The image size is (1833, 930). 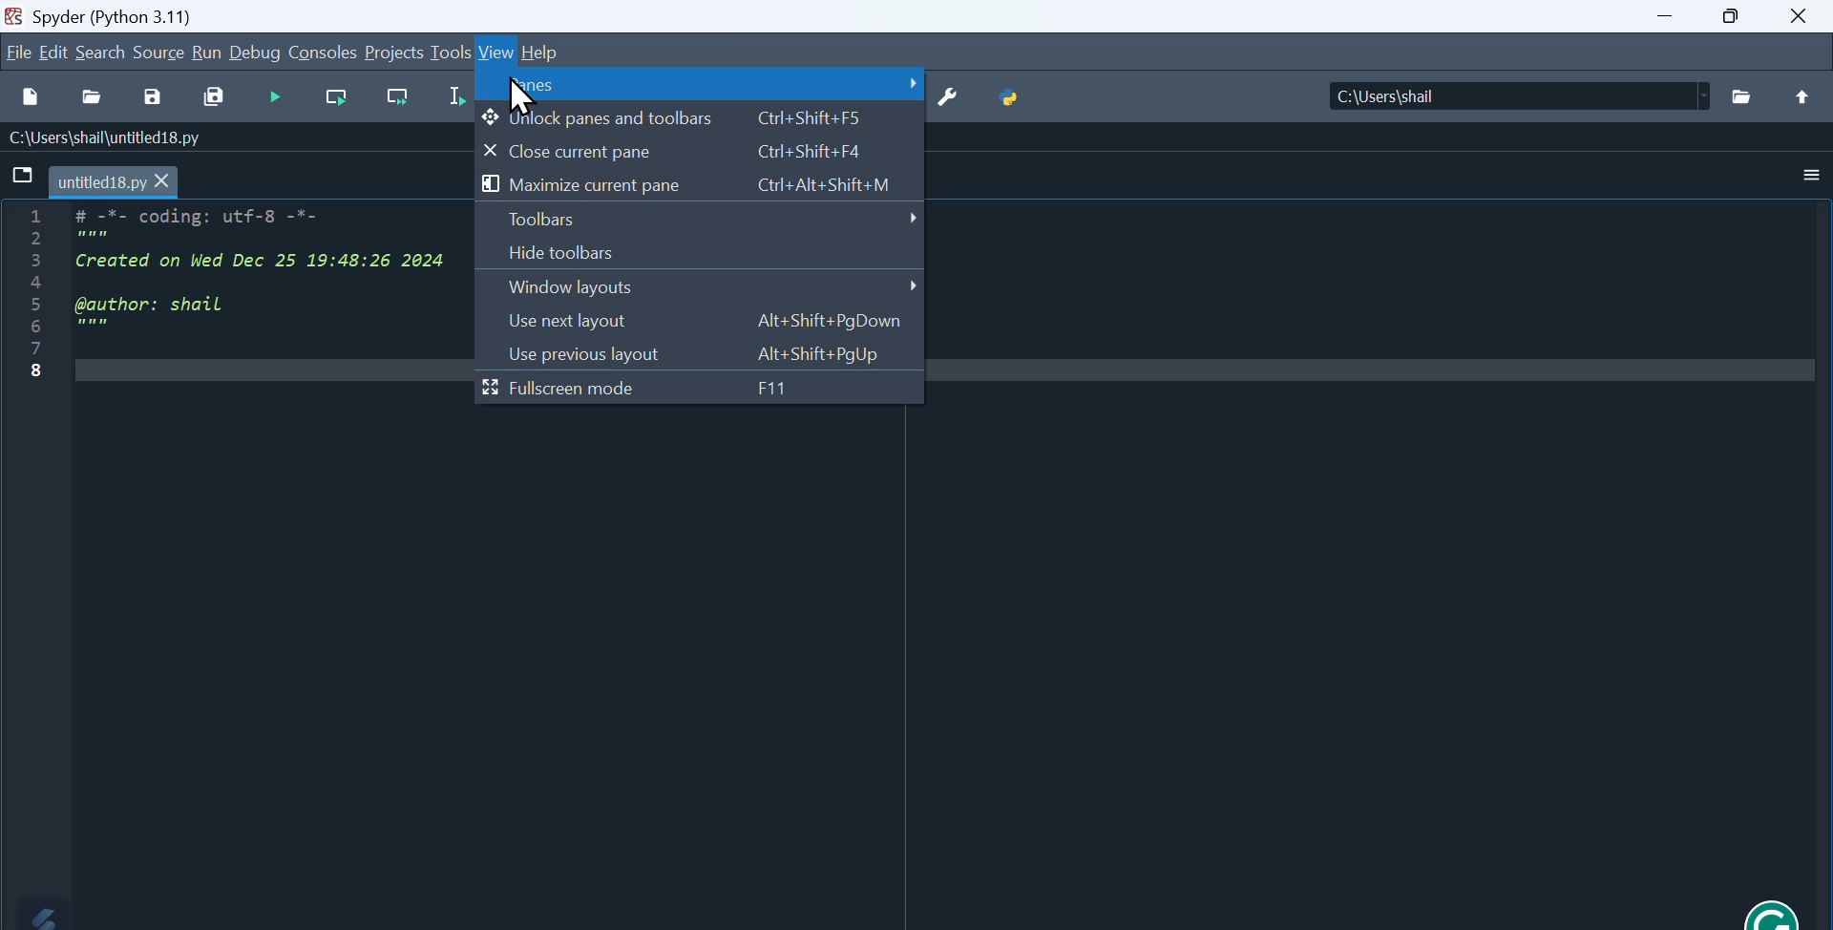 What do you see at coordinates (392, 52) in the screenshot?
I see `Projects` at bounding box center [392, 52].